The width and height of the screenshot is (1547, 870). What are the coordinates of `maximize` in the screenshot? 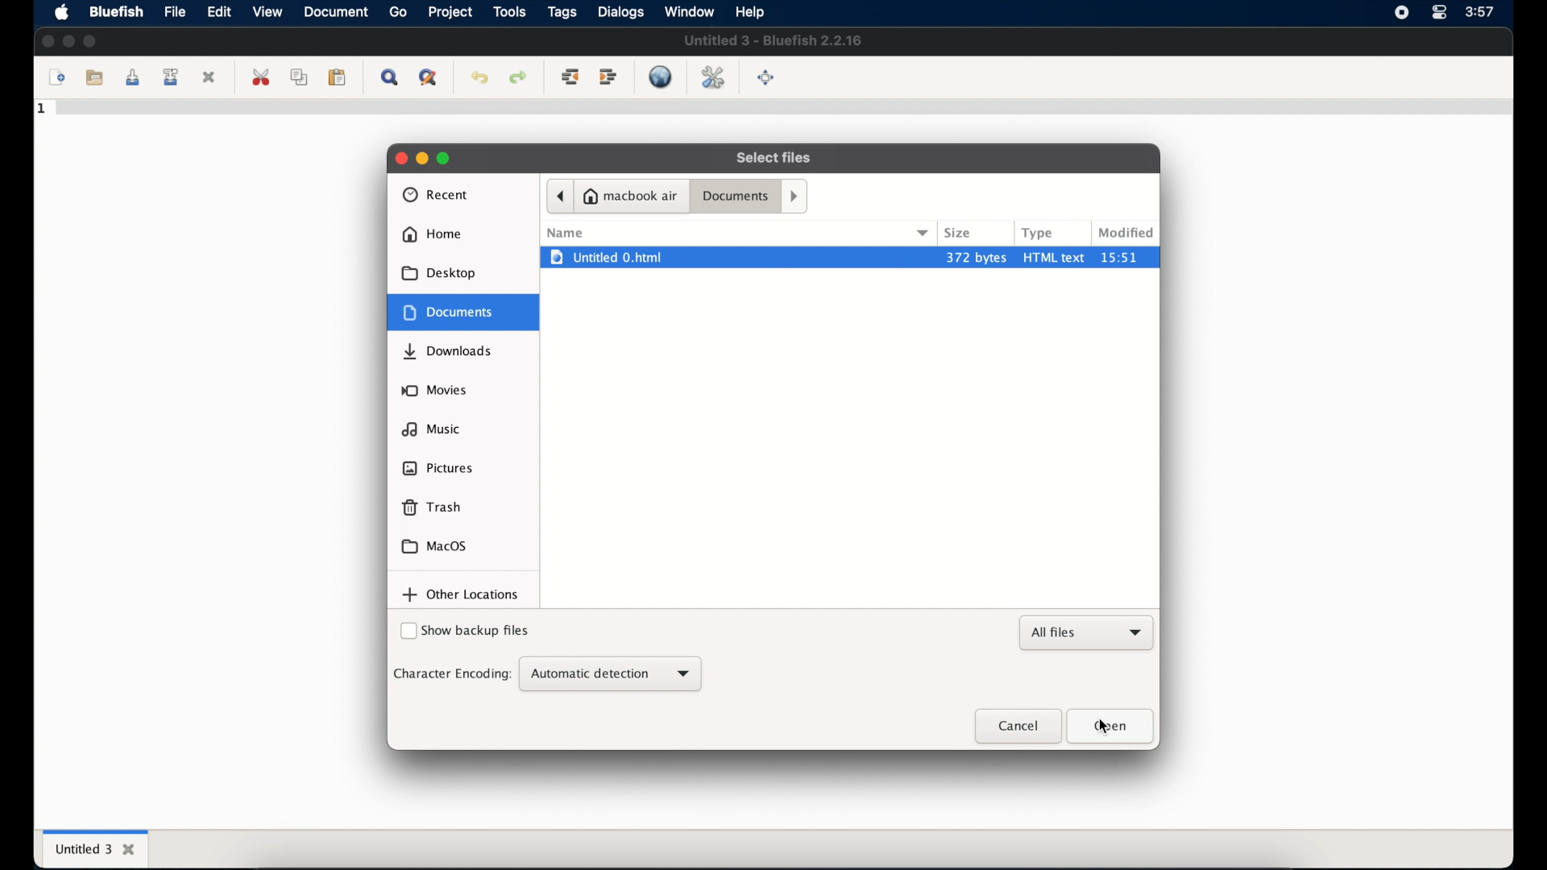 It's located at (446, 158).